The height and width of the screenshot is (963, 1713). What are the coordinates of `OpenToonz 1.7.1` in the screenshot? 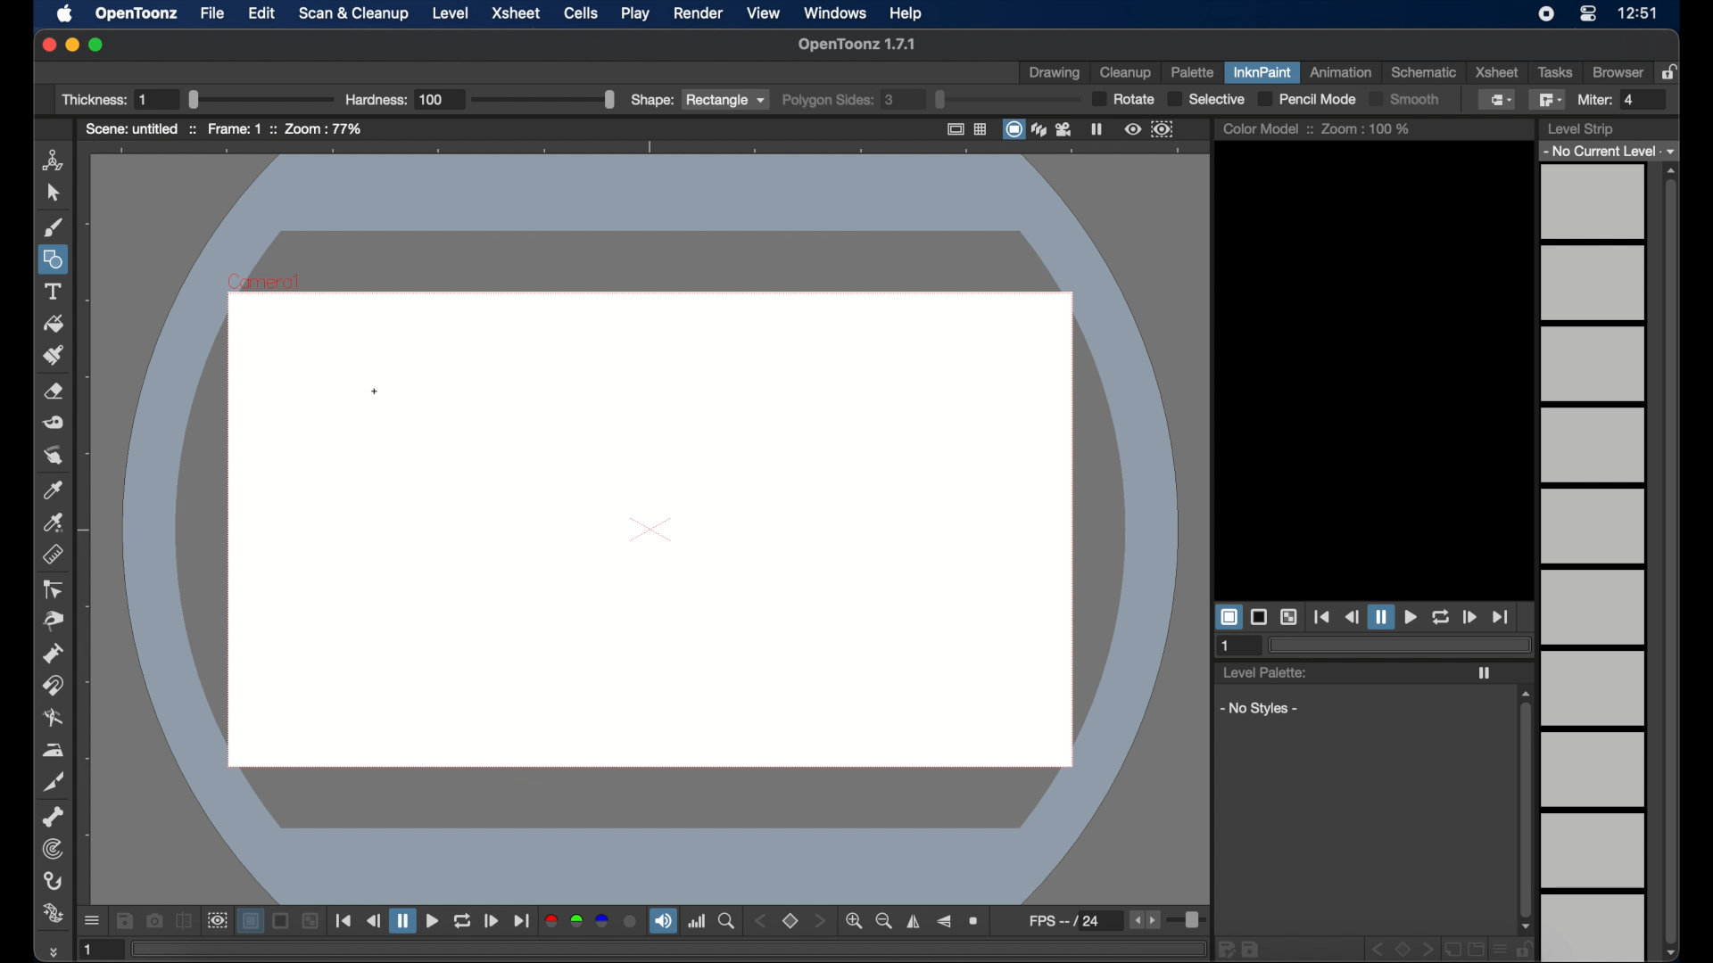 It's located at (856, 45).